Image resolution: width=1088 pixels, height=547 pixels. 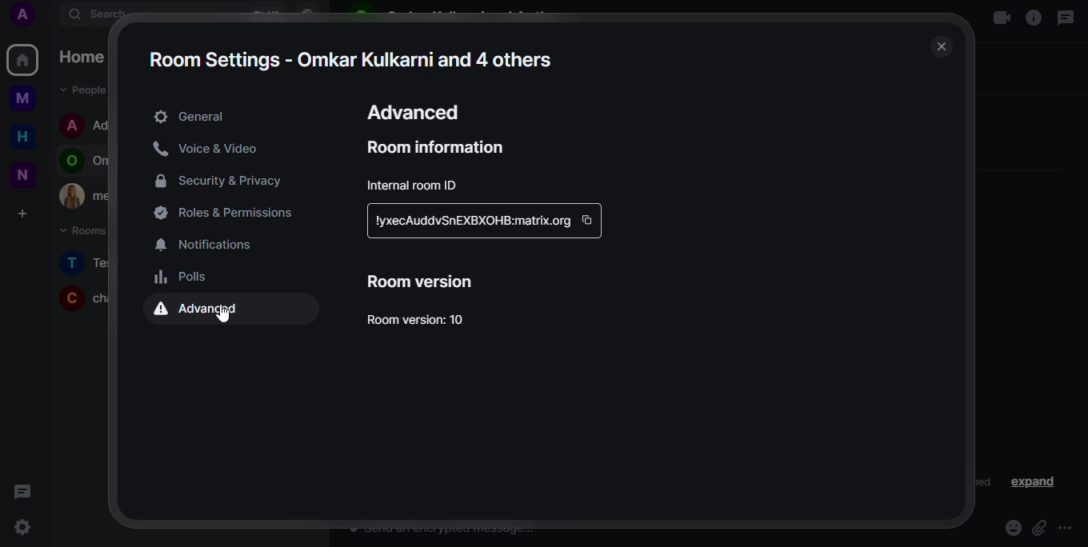 I want to click on roles, so click(x=230, y=214).